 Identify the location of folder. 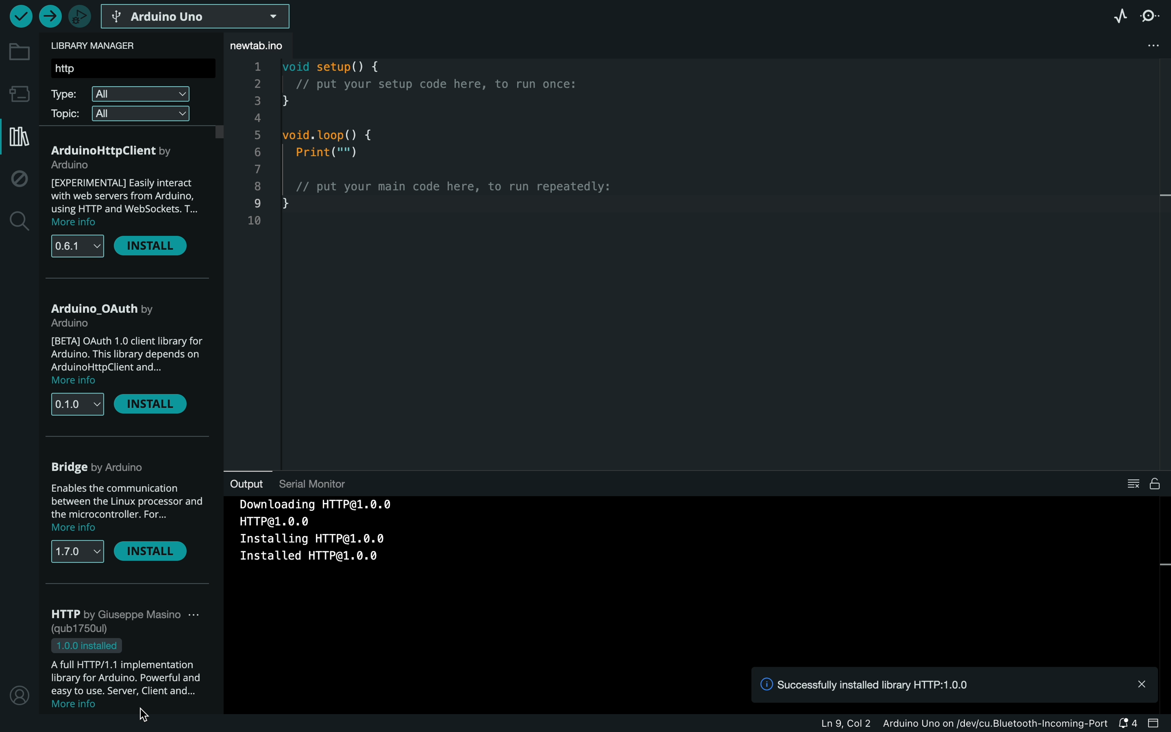
(18, 52).